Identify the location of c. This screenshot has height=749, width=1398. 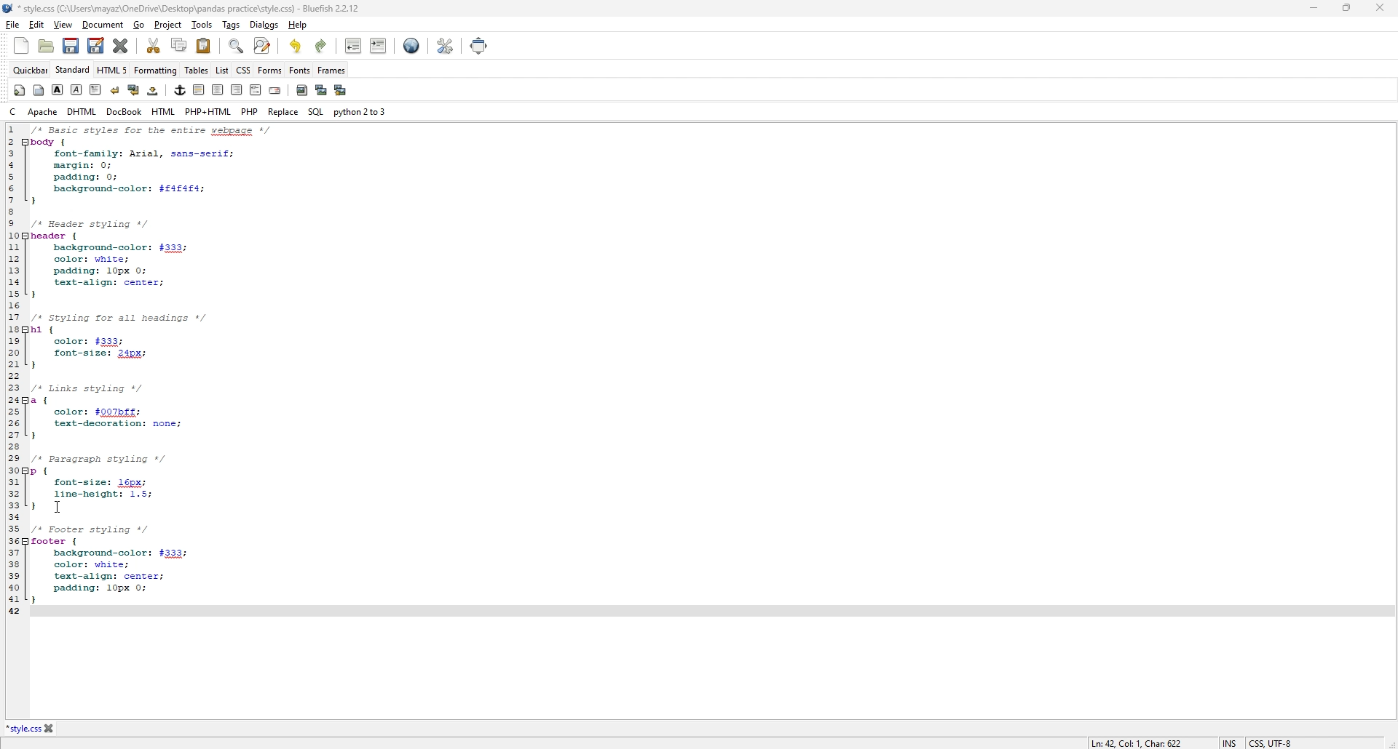
(13, 111).